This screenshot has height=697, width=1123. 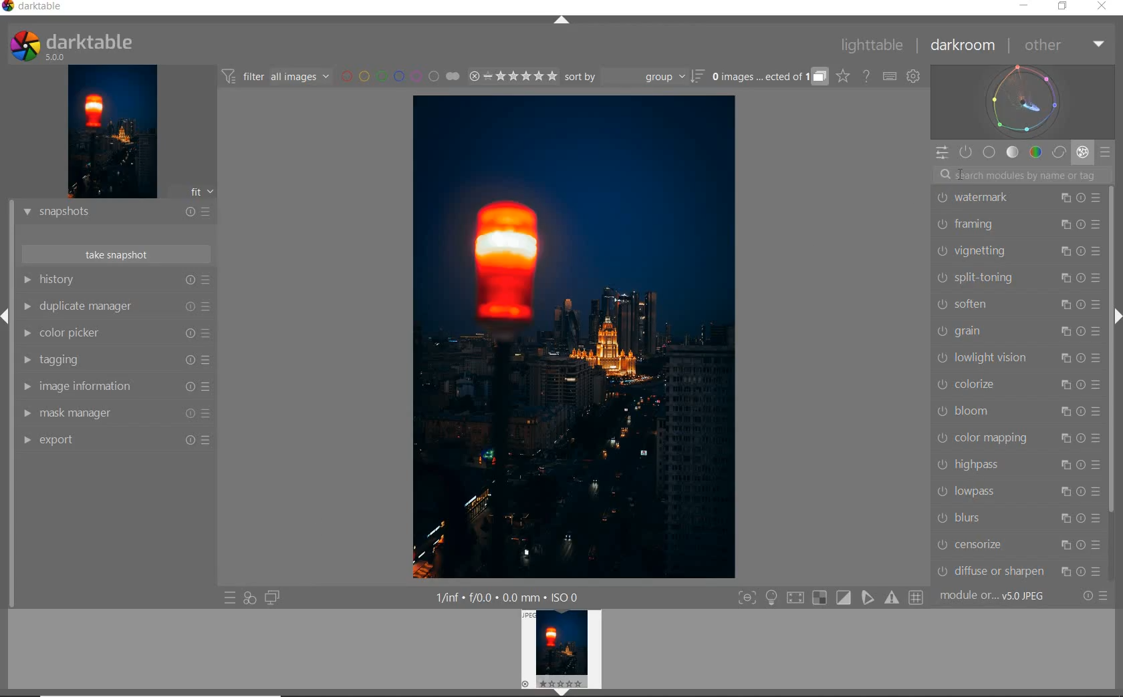 I want to click on EXPORT, so click(x=90, y=440).